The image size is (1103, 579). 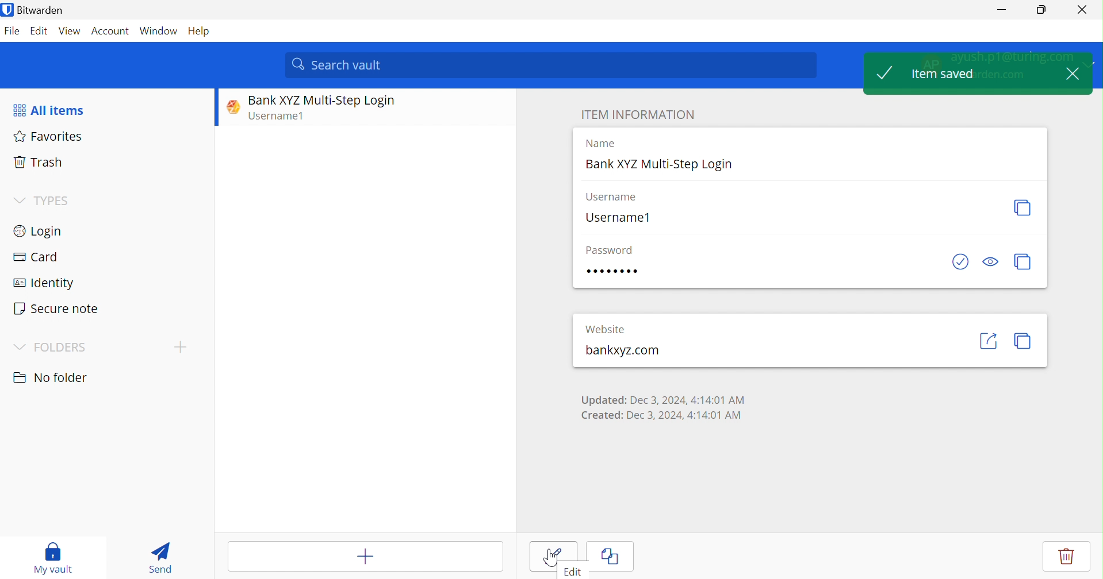 What do you see at coordinates (44, 284) in the screenshot?
I see `Identity` at bounding box center [44, 284].